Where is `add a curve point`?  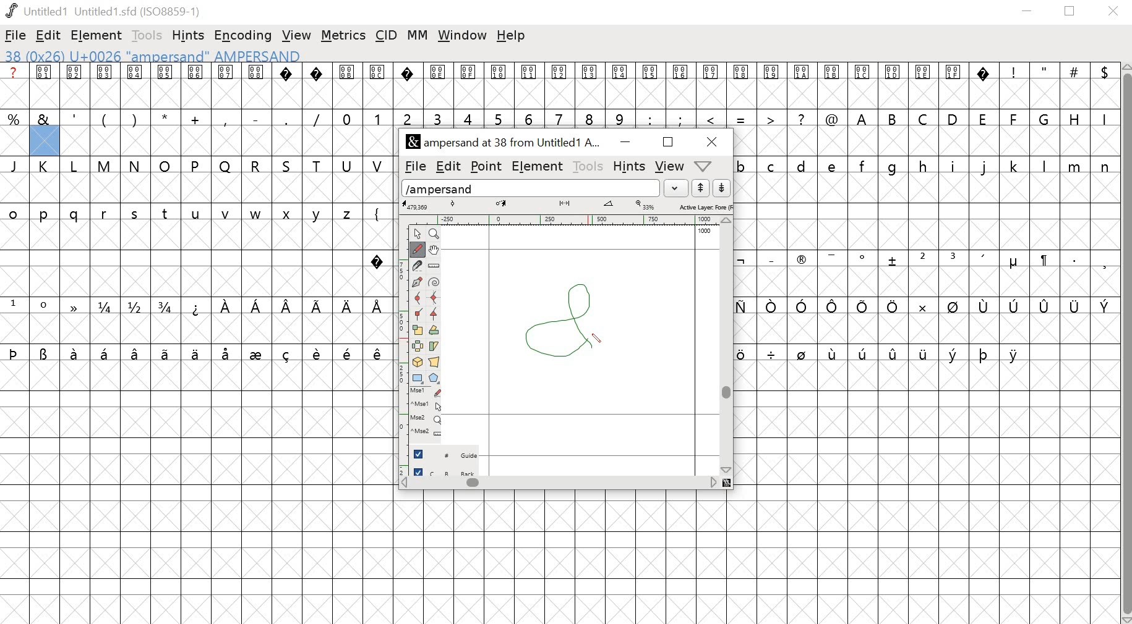
add a curve point is located at coordinates (418, 299).